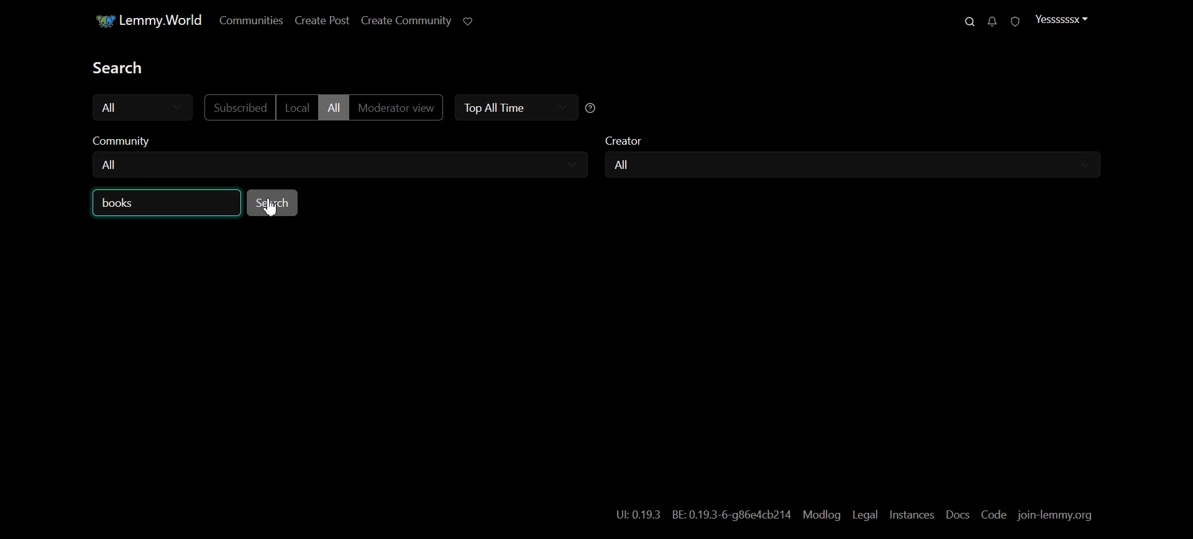  I want to click on All, so click(140, 106).